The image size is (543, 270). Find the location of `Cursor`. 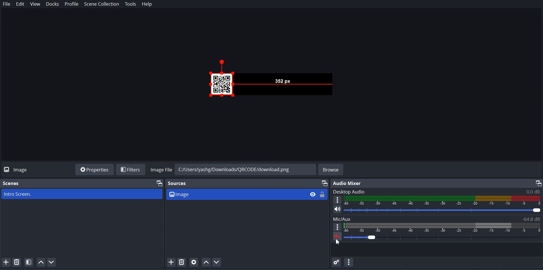

Cursor is located at coordinates (338, 241).